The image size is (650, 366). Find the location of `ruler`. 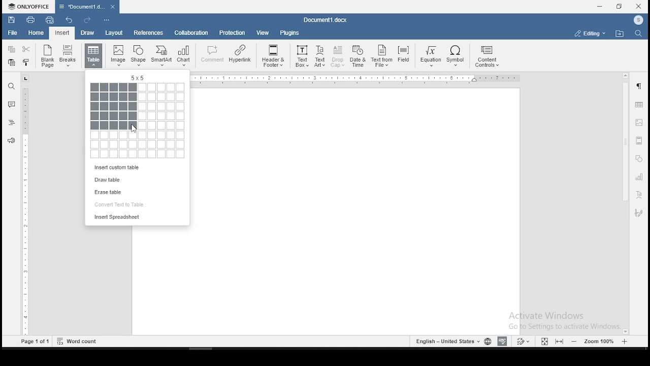

ruler is located at coordinates (27, 211).